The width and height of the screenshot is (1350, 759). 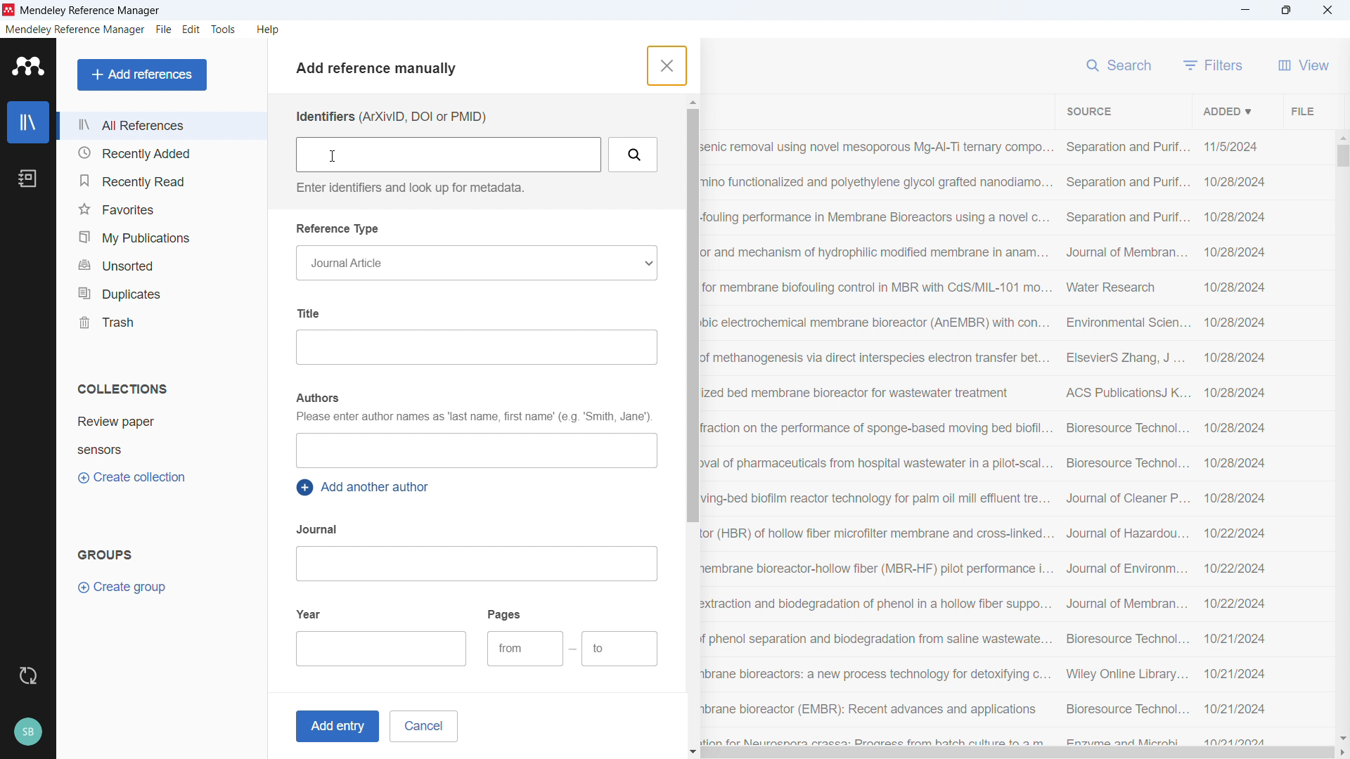 I want to click on Groups , so click(x=105, y=554).